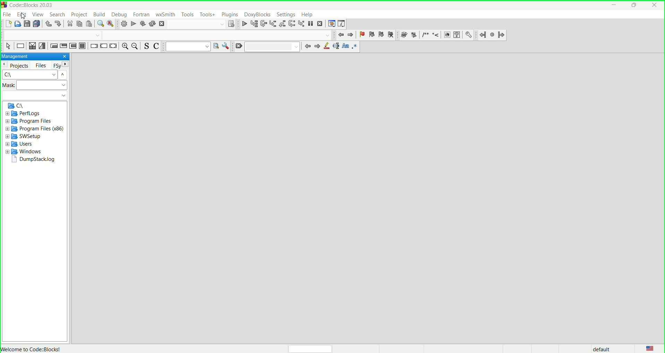 This screenshot has height=353, width=665. What do you see at coordinates (33, 160) in the screenshot?
I see `dumpstack.log` at bounding box center [33, 160].